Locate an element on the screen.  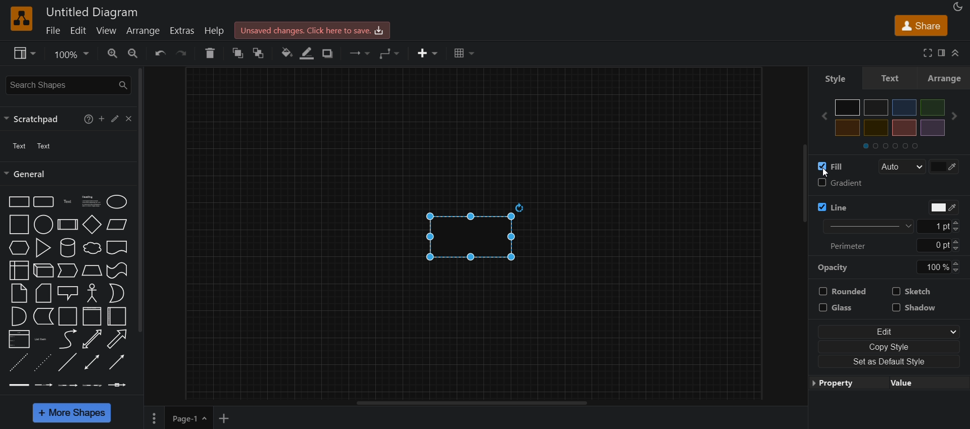
current line width is located at coordinates (934, 226).